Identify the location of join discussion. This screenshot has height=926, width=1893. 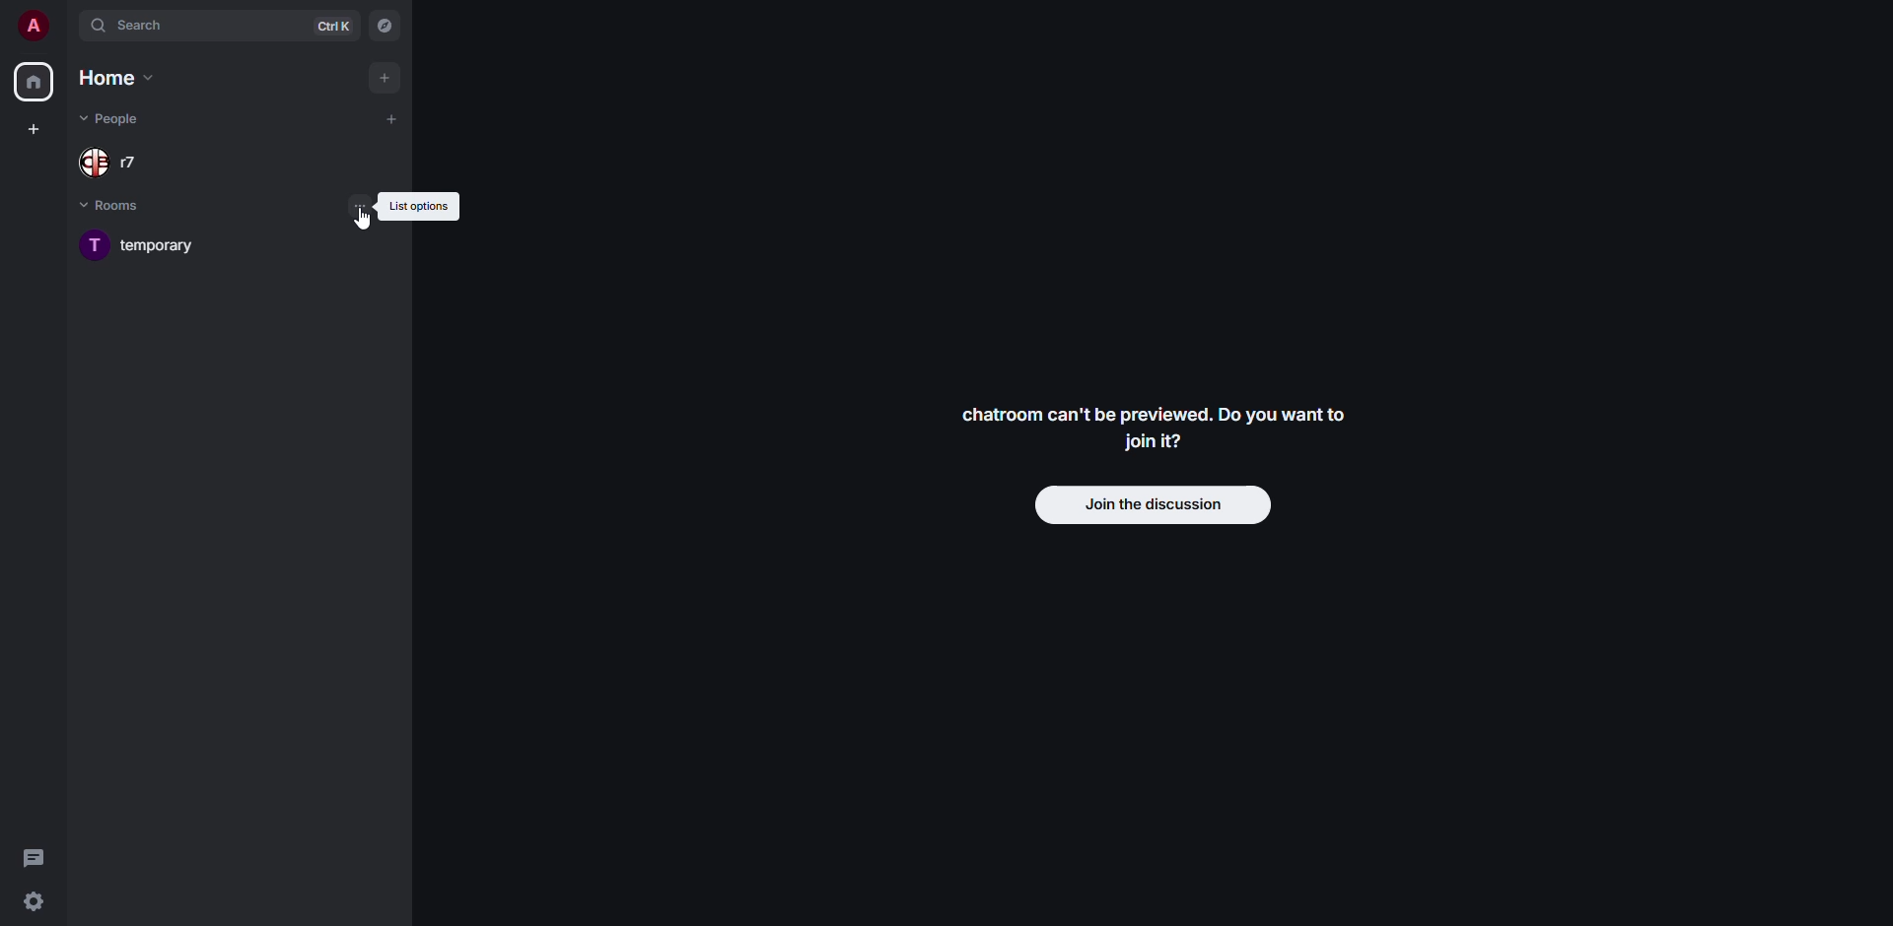
(1151, 503).